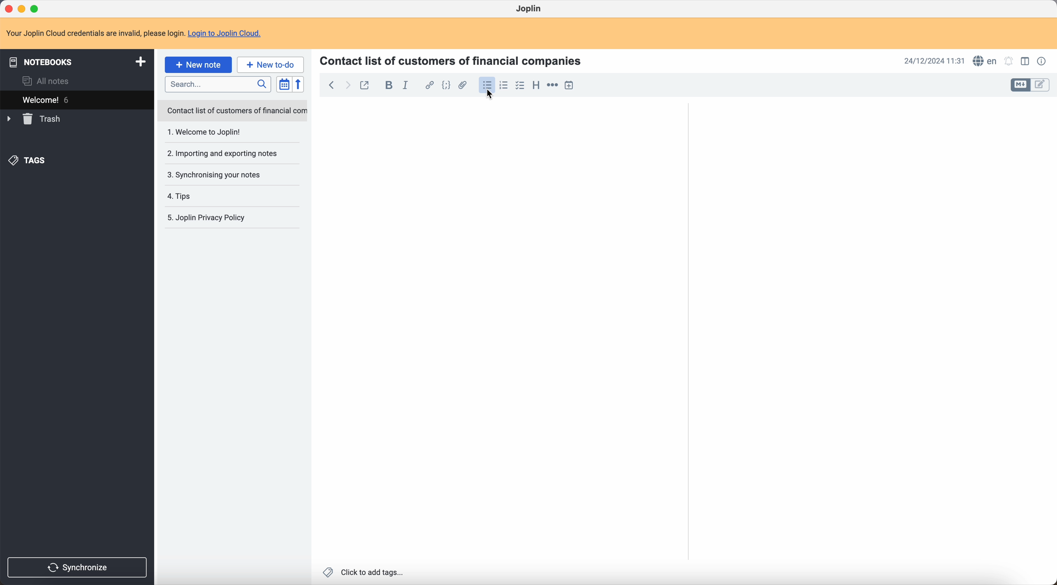 This screenshot has width=1057, height=585. What do you see at coordinates (37, 7) in the screenshot?
I see `maximize` at bounding box center [37, 7].